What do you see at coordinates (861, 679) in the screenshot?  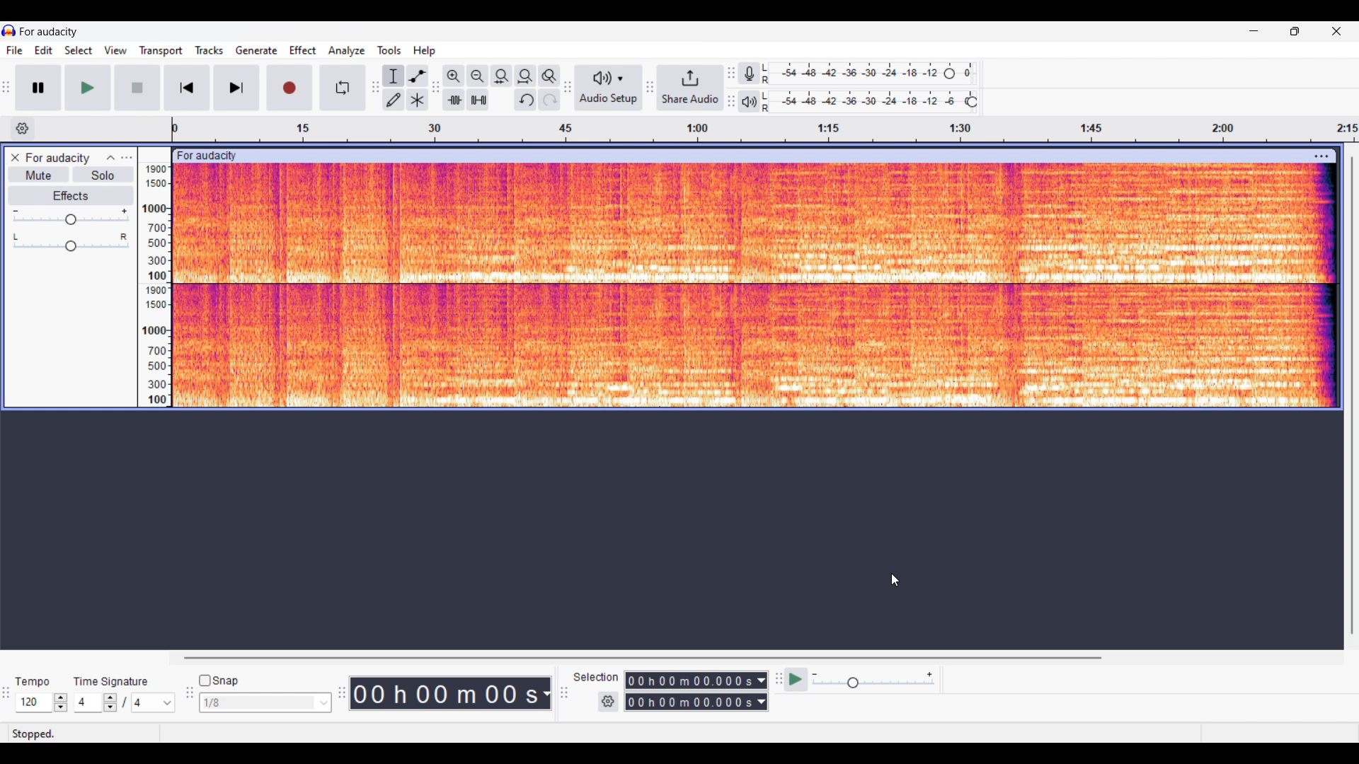 I see `Playback speed settings ` at bounding box center [861, 679].